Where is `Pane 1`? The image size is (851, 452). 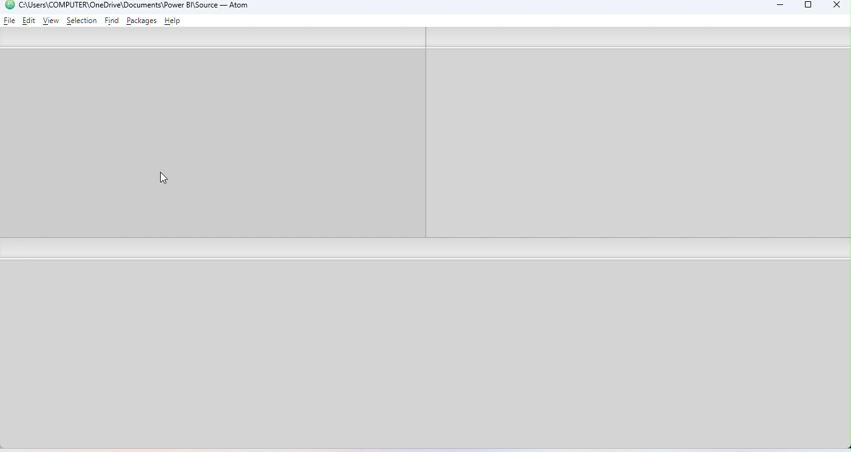 Pane 1 is located at coordinates (211, 144).